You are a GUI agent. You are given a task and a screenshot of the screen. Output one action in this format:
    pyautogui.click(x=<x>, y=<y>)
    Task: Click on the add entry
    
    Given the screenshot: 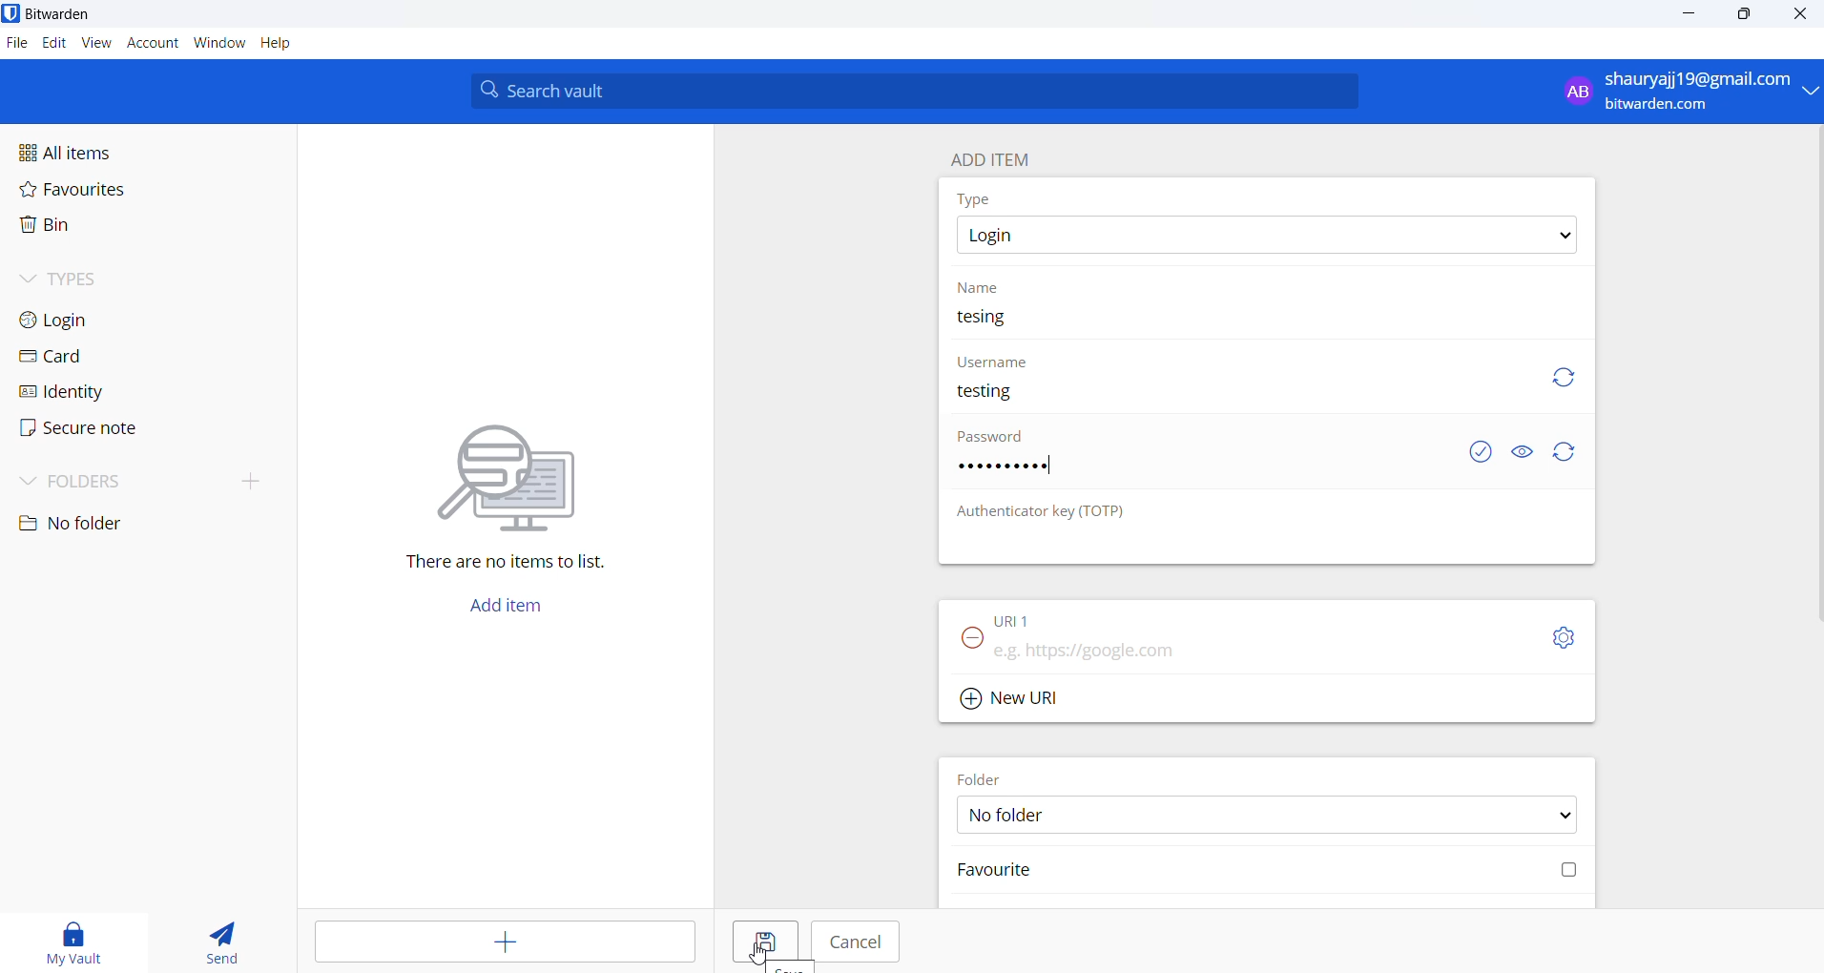 What is the action you would take?
    pyautogui.click(x=508, y=942)
    